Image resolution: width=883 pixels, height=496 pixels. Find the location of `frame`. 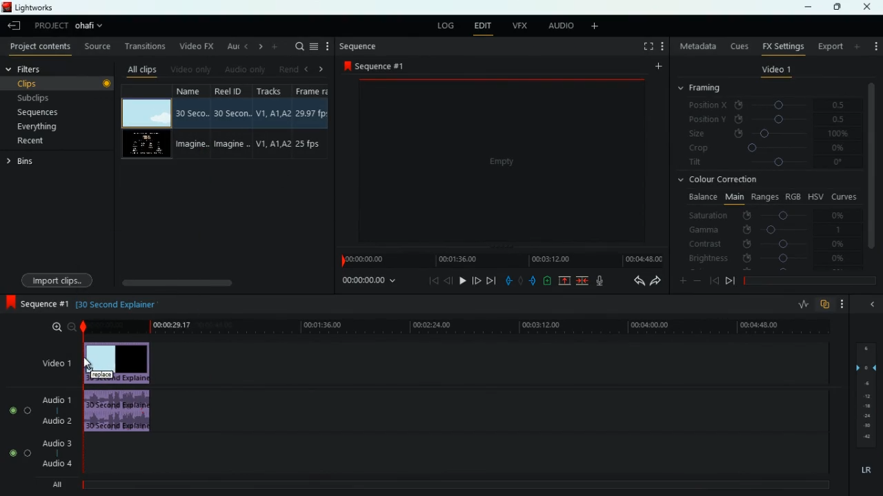

frame is located at coordinates (315, 90).